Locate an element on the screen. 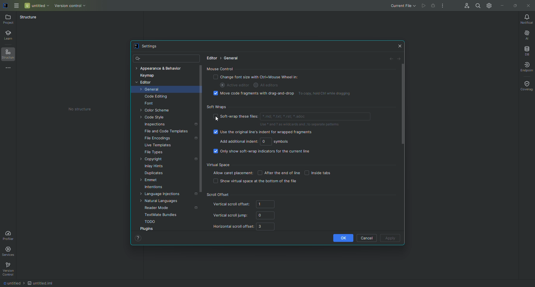 The width and height of the screenshot is (535, 287). Help is located at coordinates (138, 238).